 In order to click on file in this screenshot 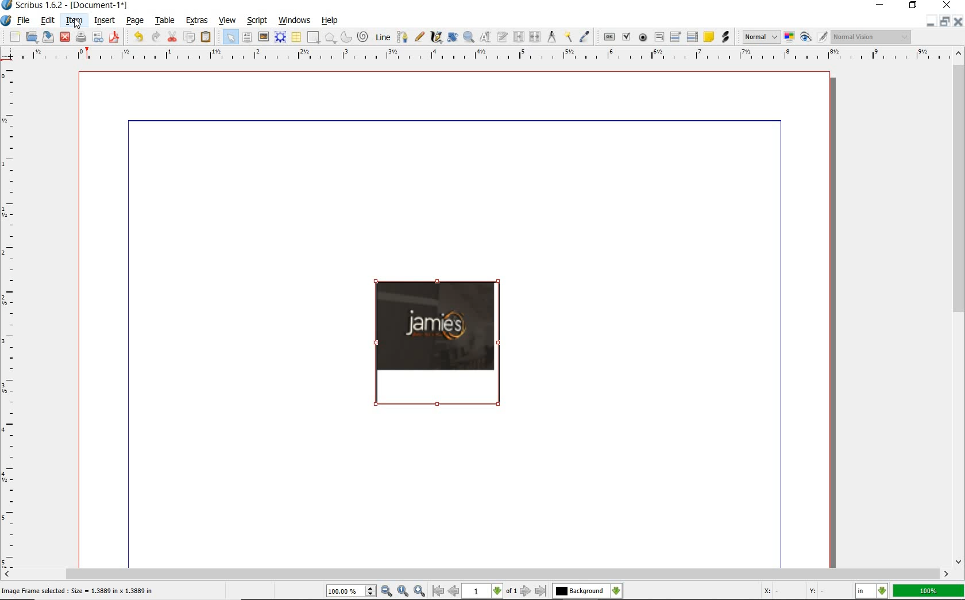, I will do `click(26, 20)`.